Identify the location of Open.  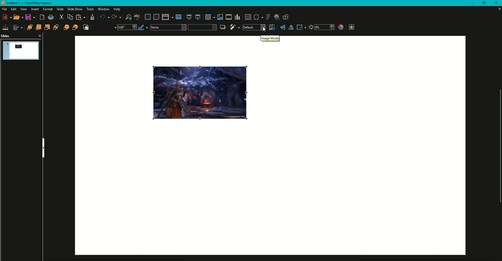
(19, 17).